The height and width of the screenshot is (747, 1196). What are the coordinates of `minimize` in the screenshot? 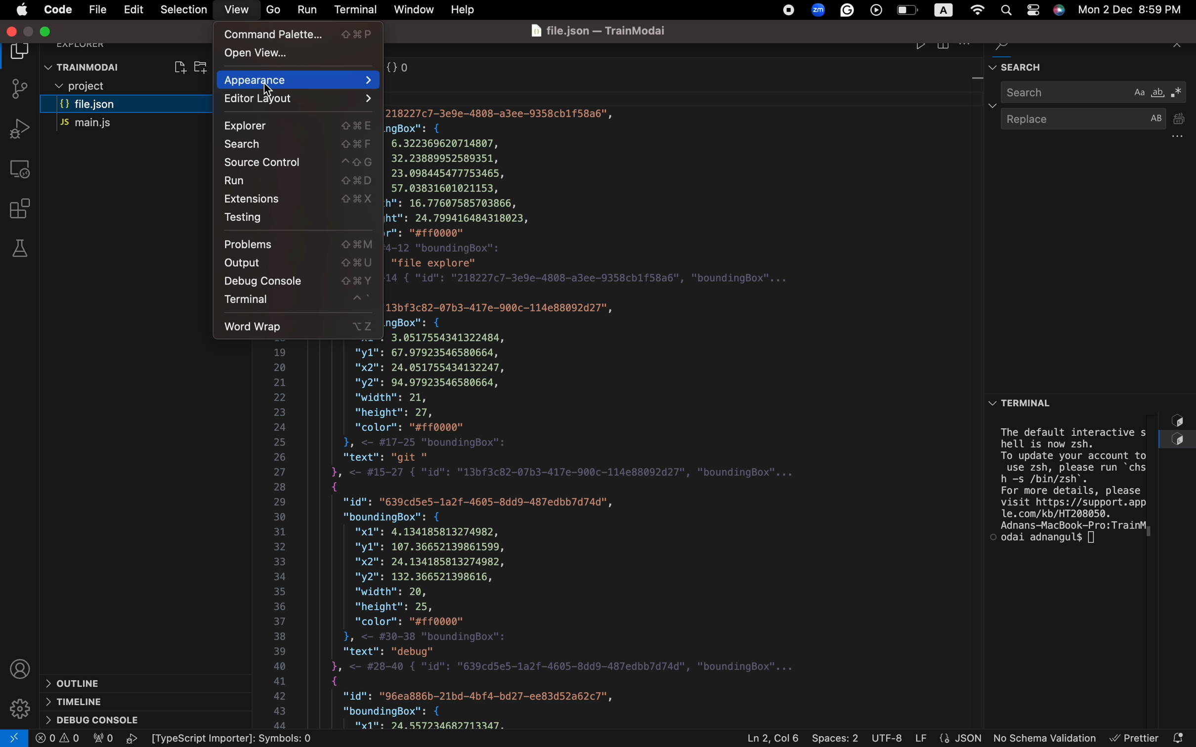 It's located at (47, 33).